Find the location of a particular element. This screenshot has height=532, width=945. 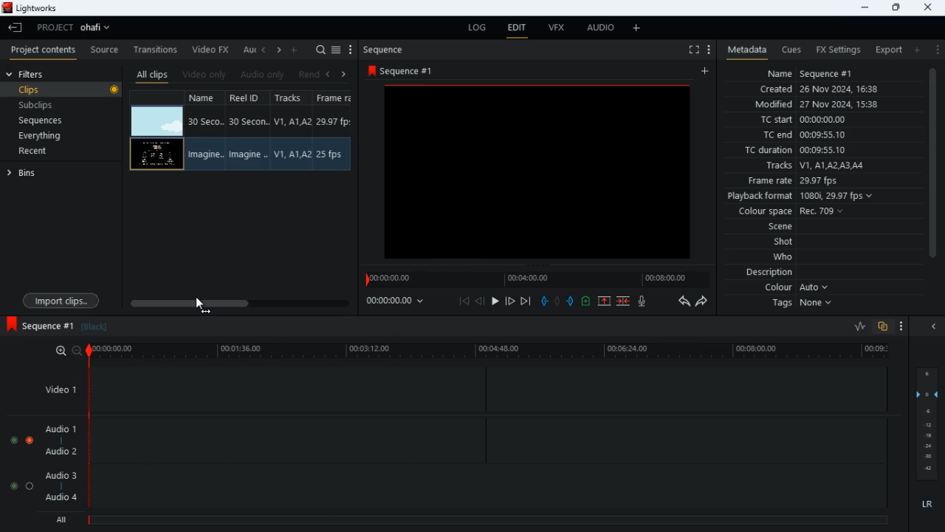

more is located at coordinates (709, 48).